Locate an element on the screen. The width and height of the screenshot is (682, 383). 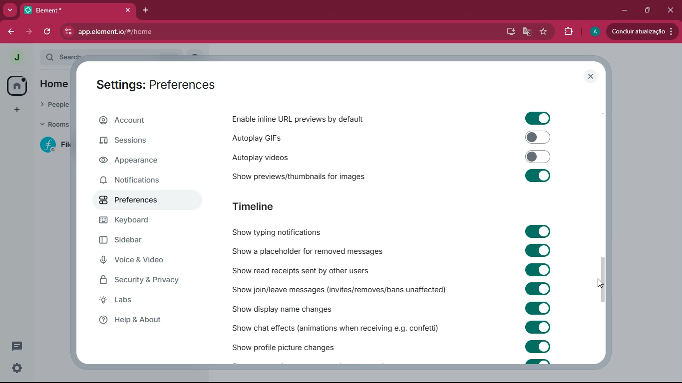
labs is located at coordinates (148, 300).